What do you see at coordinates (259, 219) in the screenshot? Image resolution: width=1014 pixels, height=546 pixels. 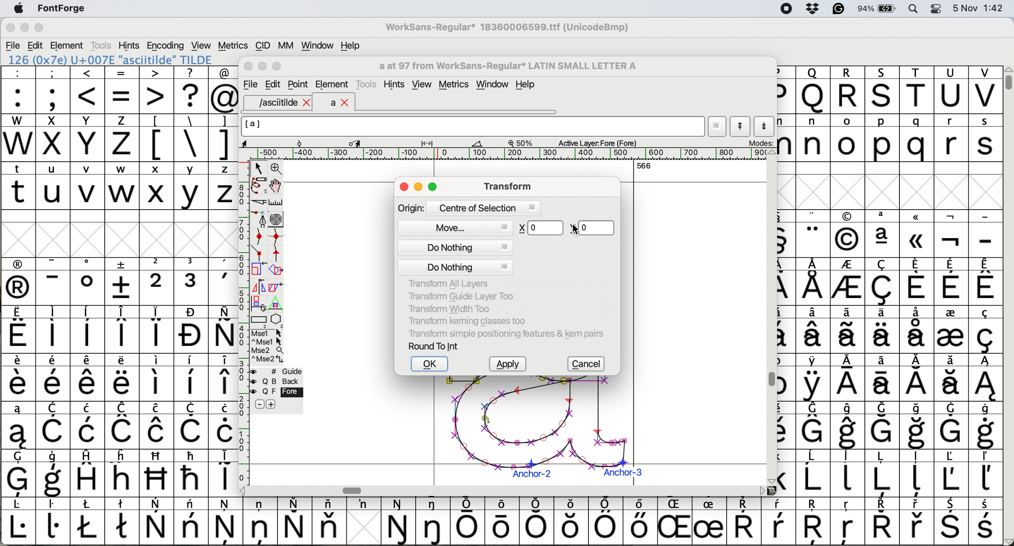 I see `add a  point then drag out its control points` at bounding box center [259, 219].